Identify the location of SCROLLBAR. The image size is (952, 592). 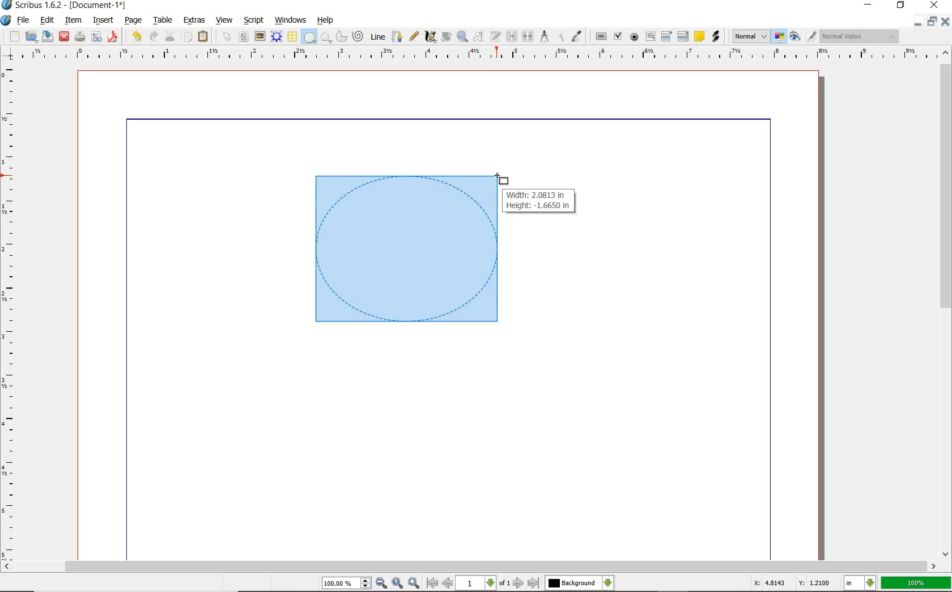
(469, 566).